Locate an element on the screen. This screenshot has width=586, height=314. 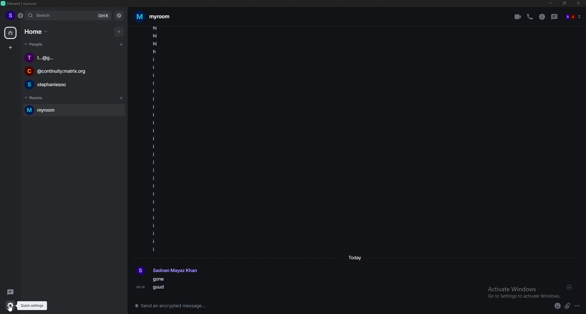
chat is located at coordinates (72, 58).